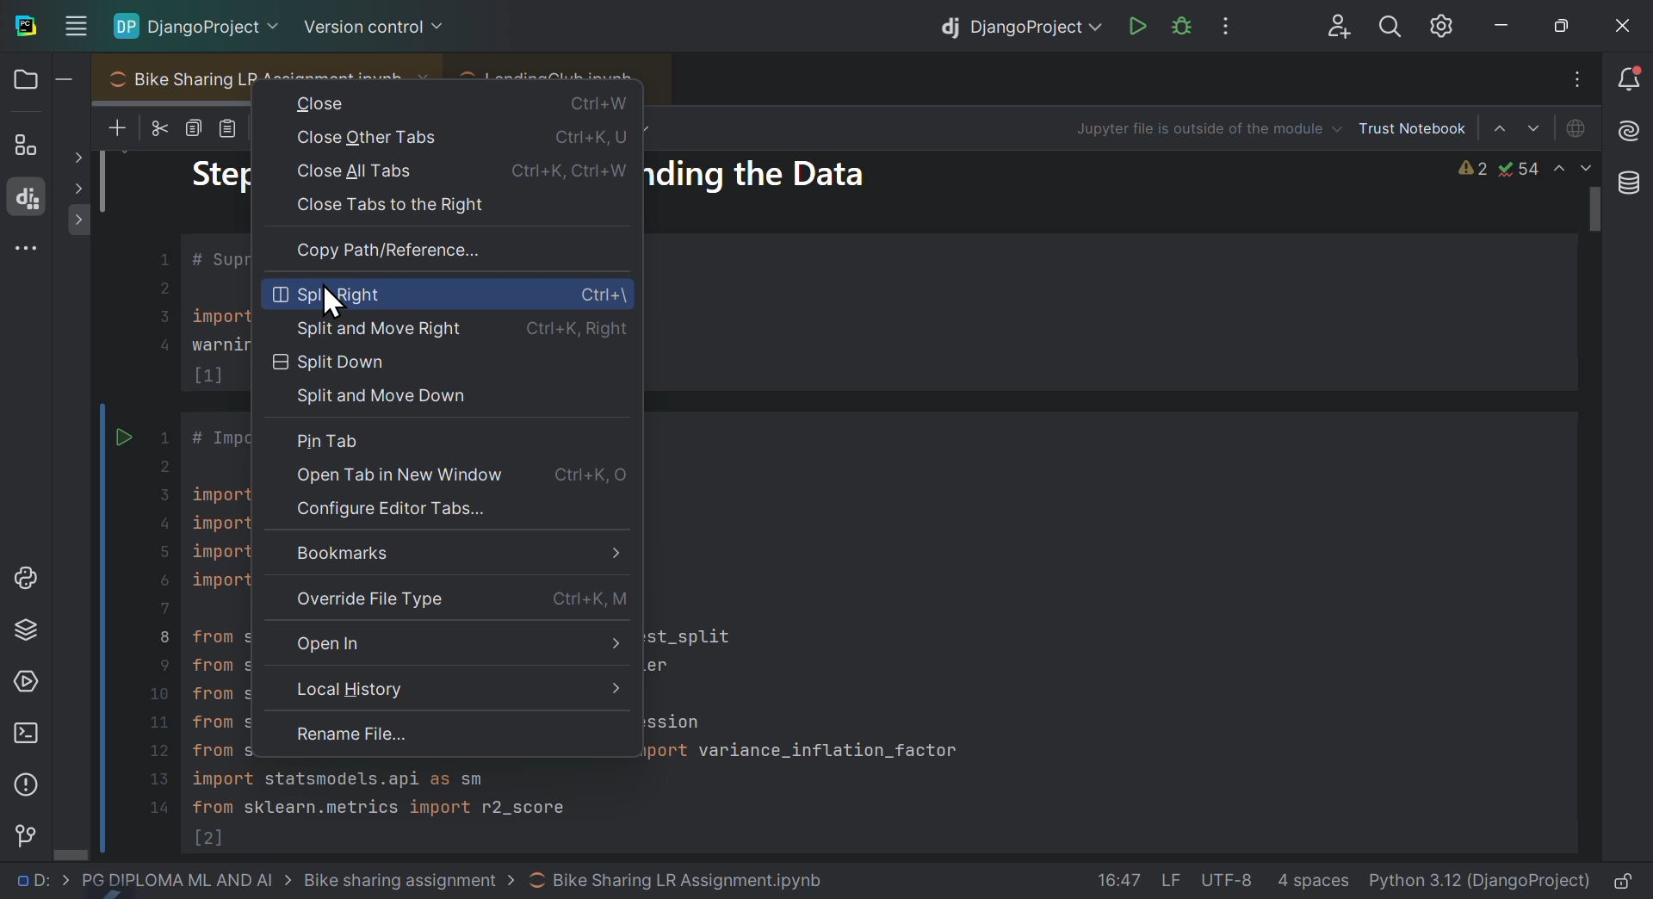 Image resolution: width=1653 pixels, height=899 pixels. What do you see at coordinates (451, 329) in the screenshot?
I see `Split and move right` at bounding box center [451, 329].